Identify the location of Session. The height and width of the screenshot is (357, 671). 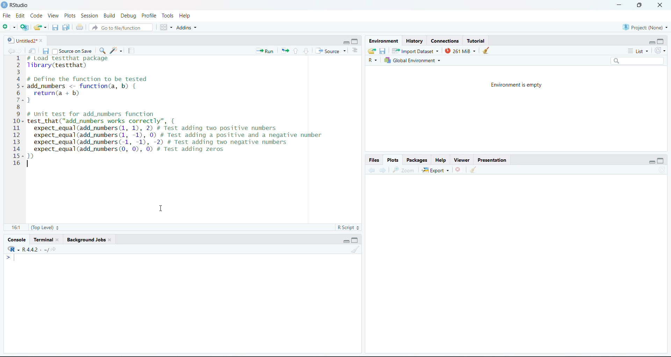
(89, 15).